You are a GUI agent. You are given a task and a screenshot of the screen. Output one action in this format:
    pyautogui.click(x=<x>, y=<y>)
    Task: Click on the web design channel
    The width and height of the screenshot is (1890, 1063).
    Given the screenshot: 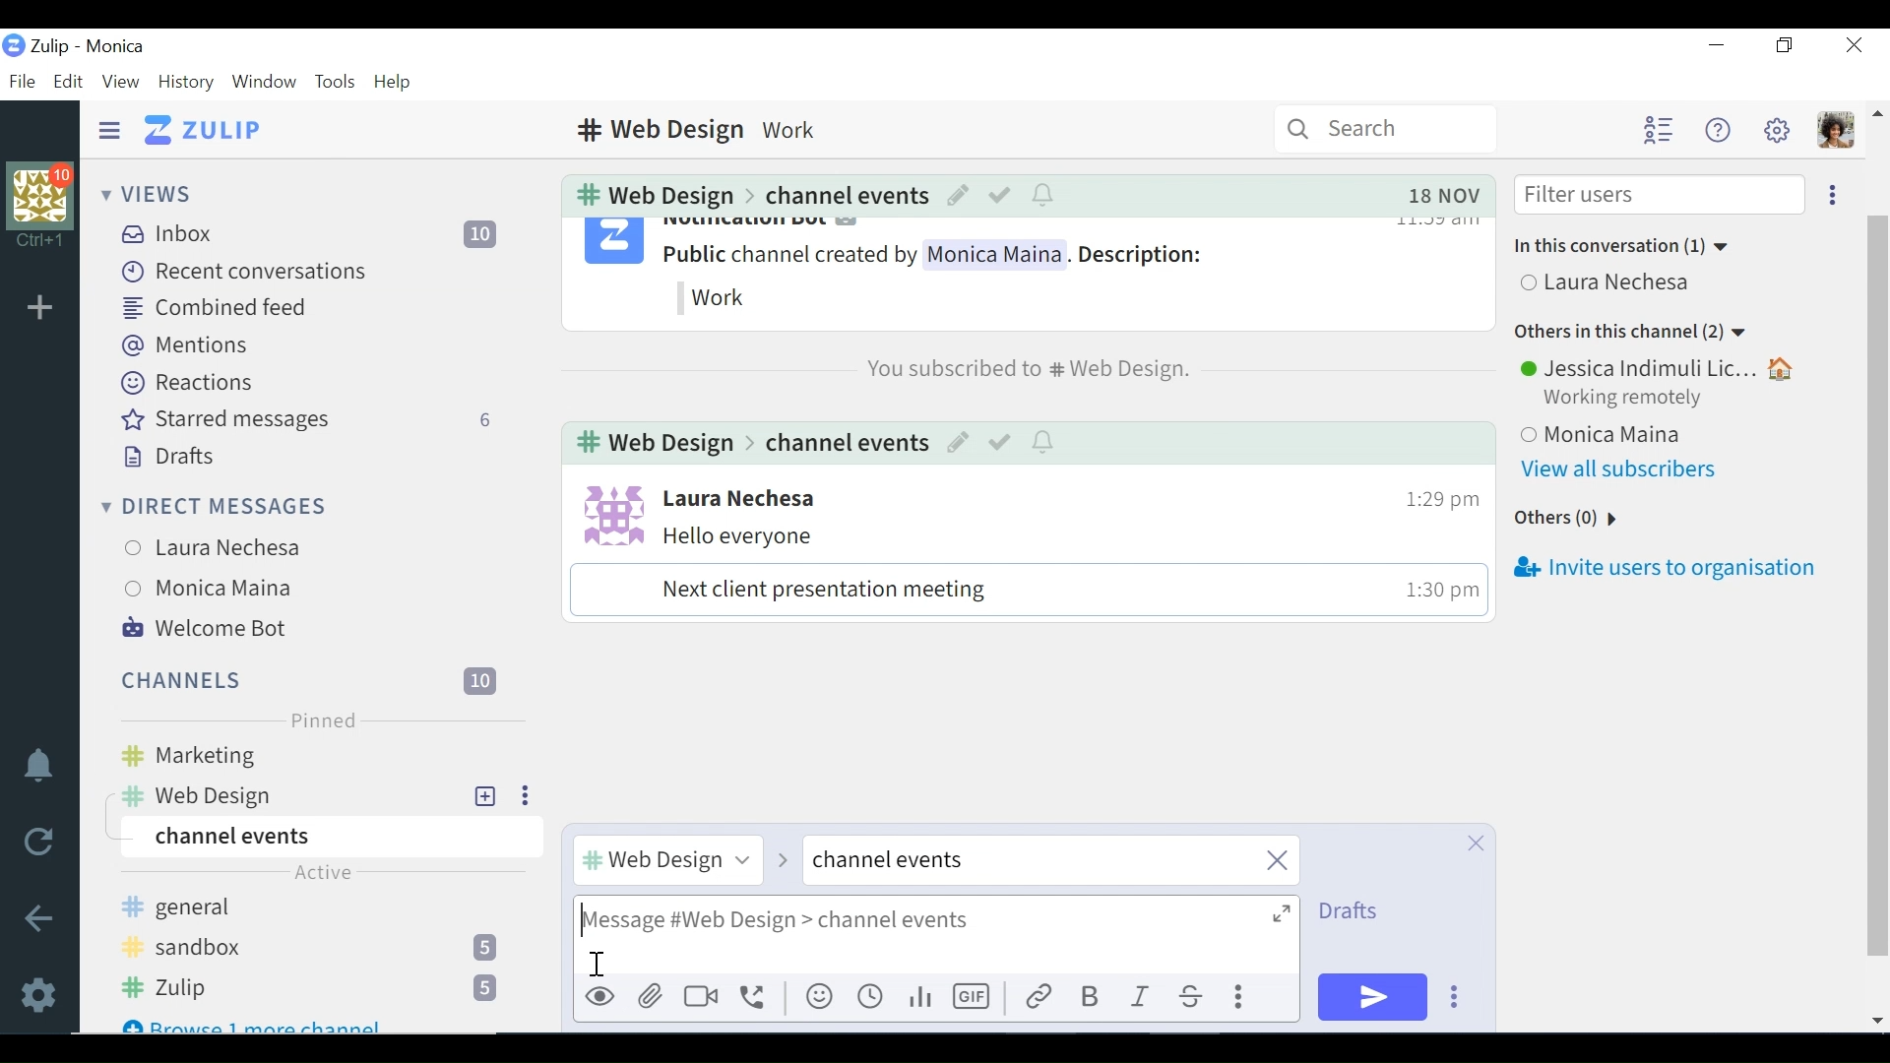 What is the action you would take?
    pyautogui.click(x=652, y=445)
    